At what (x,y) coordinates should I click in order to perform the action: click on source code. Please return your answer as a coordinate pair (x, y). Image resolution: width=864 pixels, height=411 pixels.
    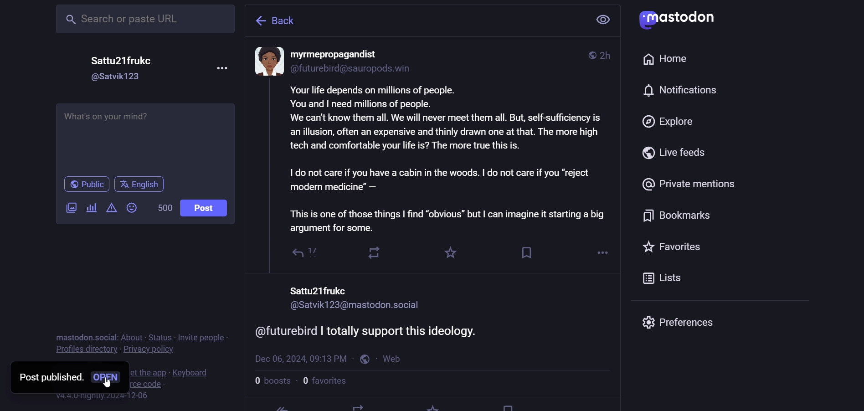
    Looking at the image, I should click on (148, 385).